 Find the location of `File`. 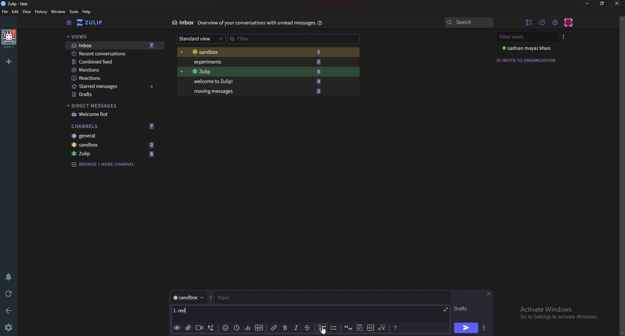

File is located at coordinates (5, 12).